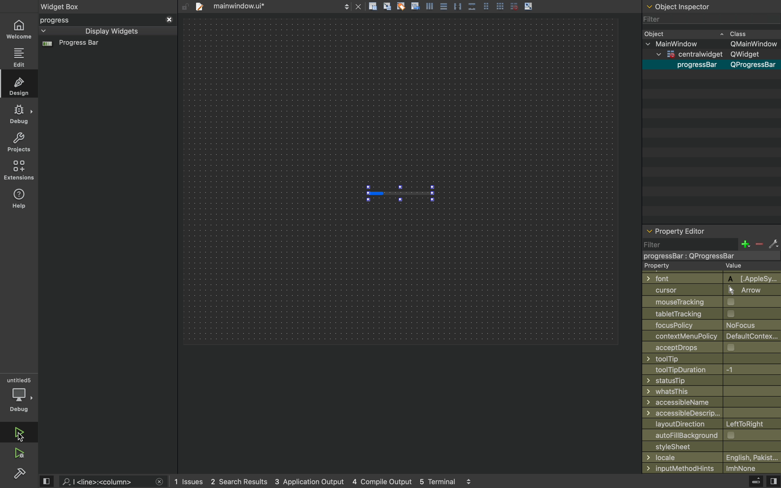 The width and height of the screenshot is (781, 488). Describe the element at coordinates (327, 482) in the screenshot. I see `logs` at that location.